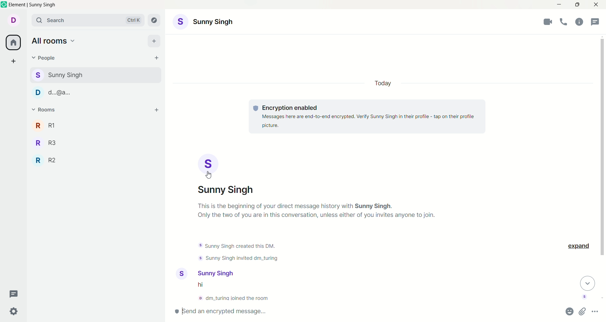 The width and height of the screenshot is (606, 322). Describe the element at coordinates (231, 293) in the screenshot. I see `text` at that location.